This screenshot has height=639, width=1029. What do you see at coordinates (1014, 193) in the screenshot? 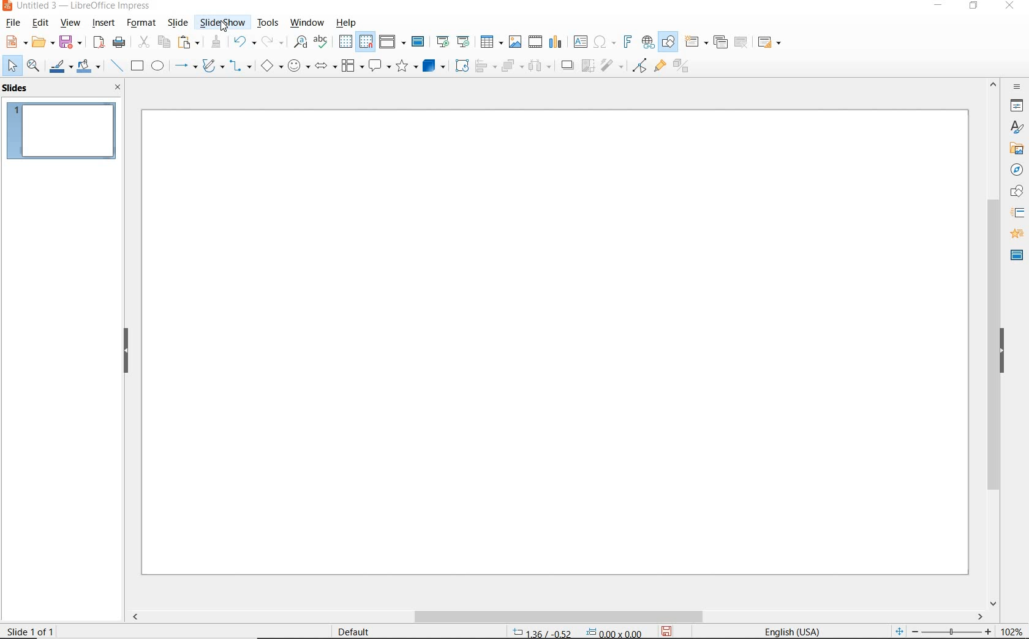
I see `SHAPES` at bounding box center [1014, 193].